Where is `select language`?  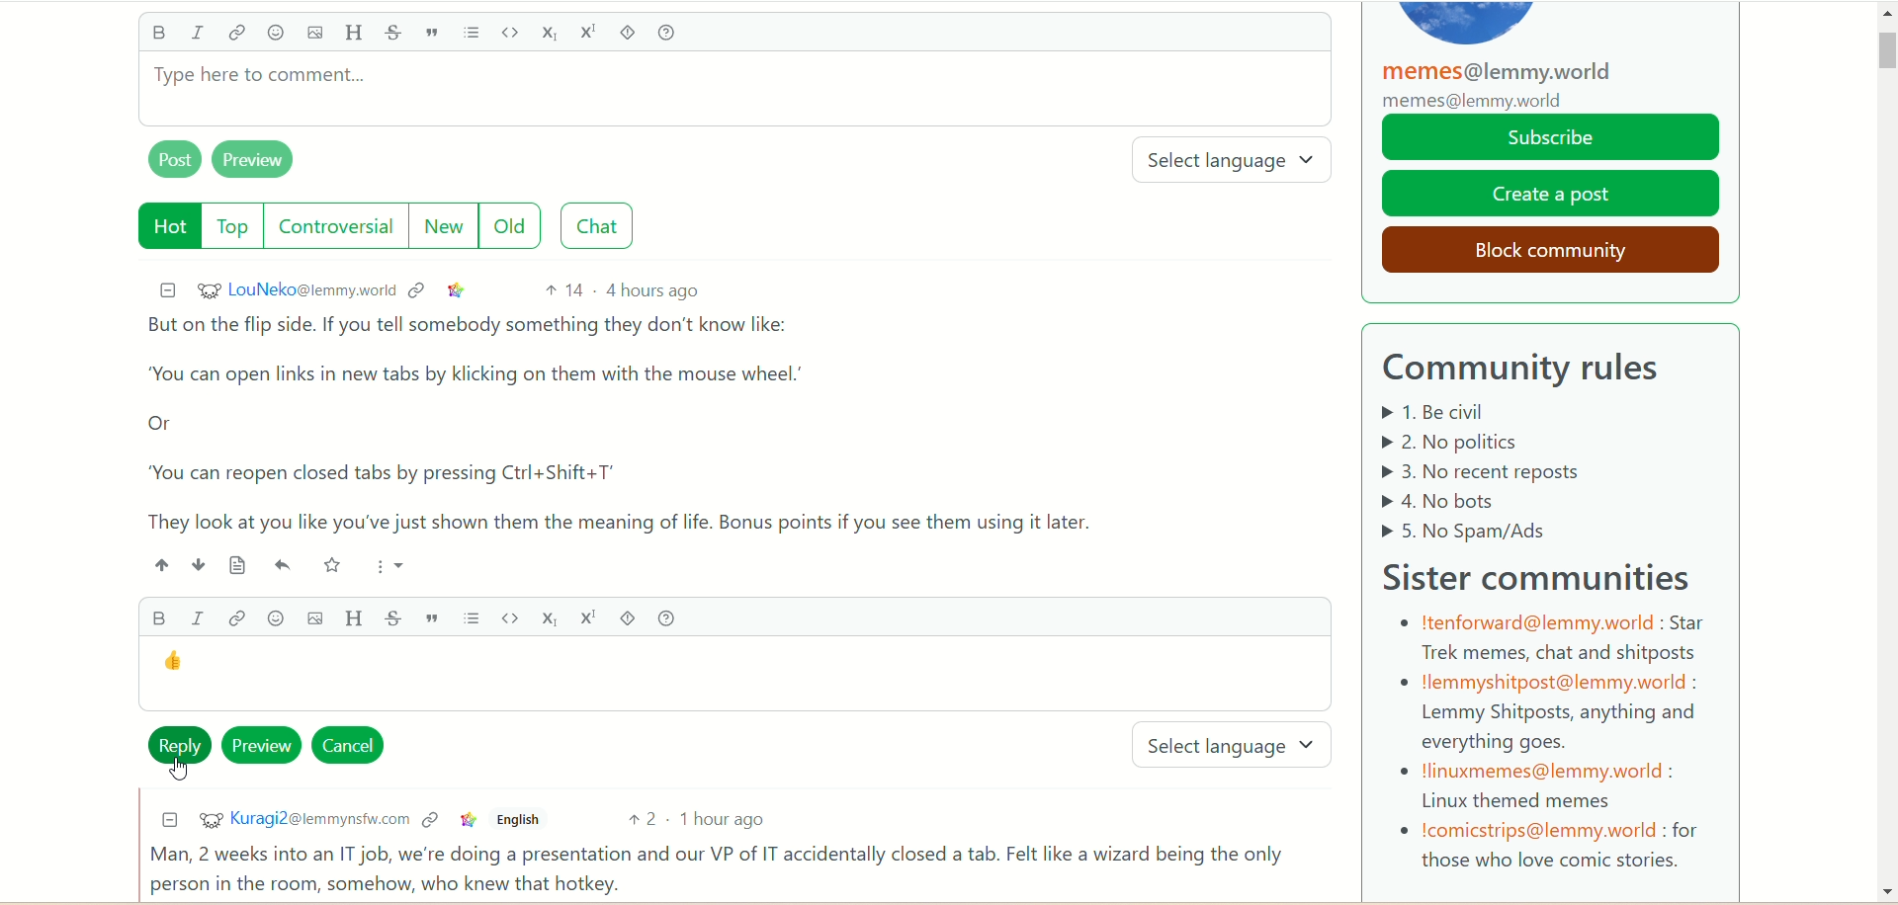
select language is located at coordinates (1241, 162).